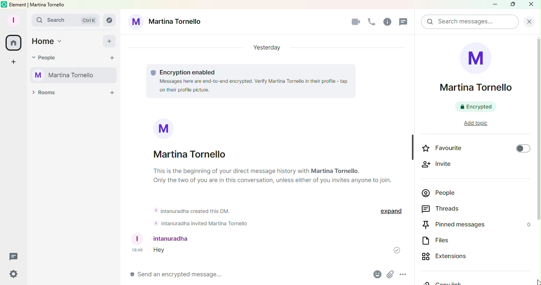 This screenshot has height=285, width=541. Describe the element at coordinates (12, 63) in the screenshot. I see `Create a space` at that location.